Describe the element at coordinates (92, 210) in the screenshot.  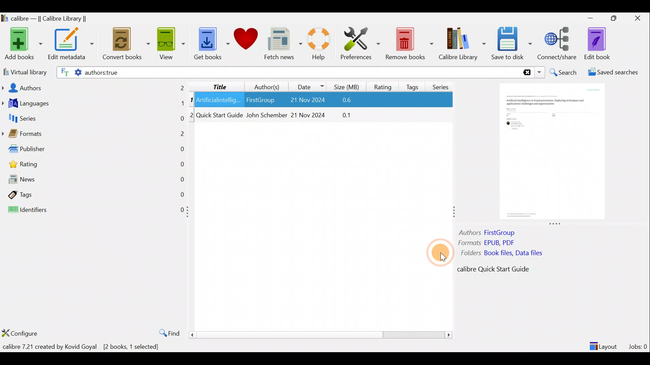
I see `Identifiers` at that location.